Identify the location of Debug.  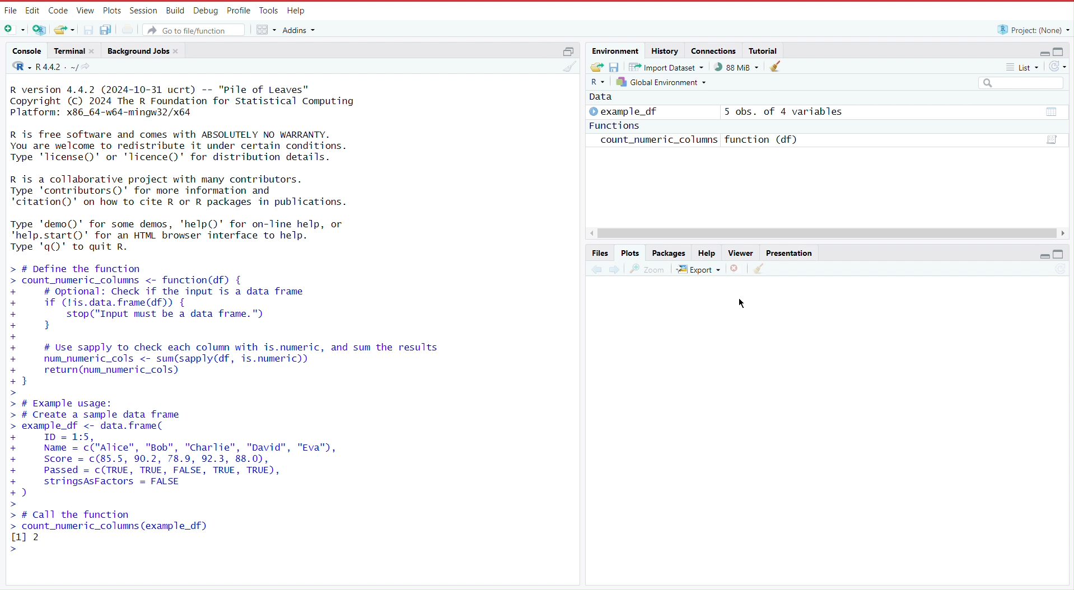
(204, 10).